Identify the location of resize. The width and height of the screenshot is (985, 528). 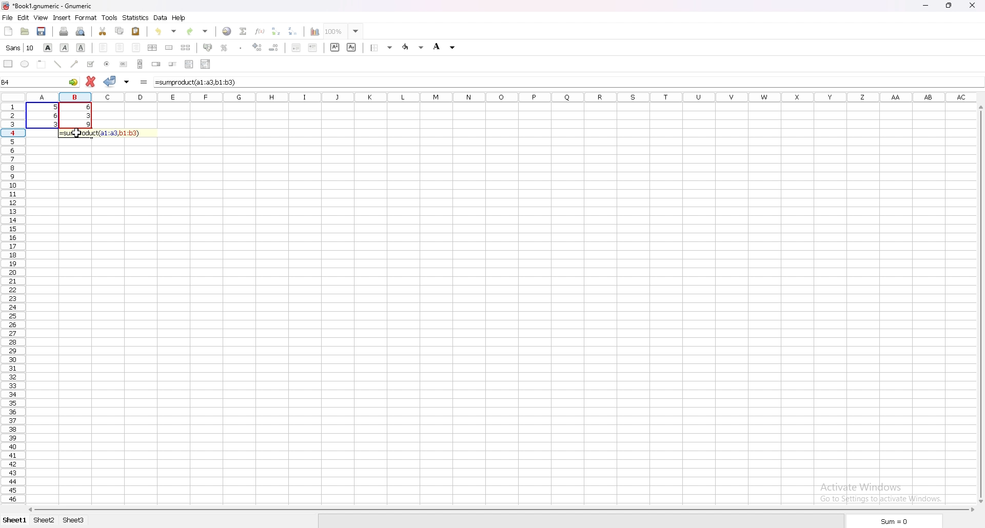
(949, 6).